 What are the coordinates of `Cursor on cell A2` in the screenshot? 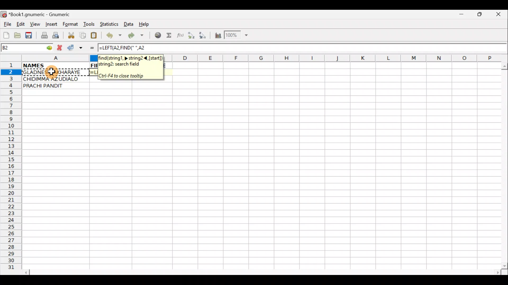 It's located at (51, 72).